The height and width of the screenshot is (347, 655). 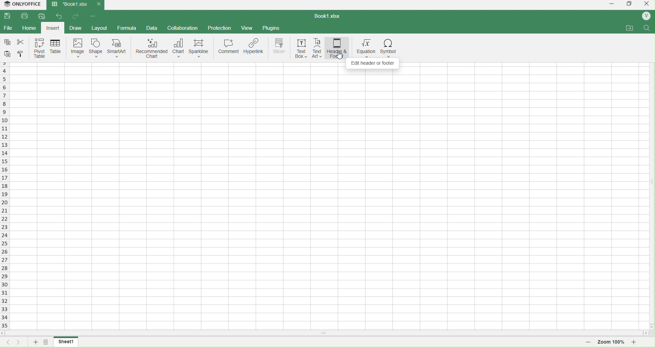 I want to click on options, so click(x=94, y=16).